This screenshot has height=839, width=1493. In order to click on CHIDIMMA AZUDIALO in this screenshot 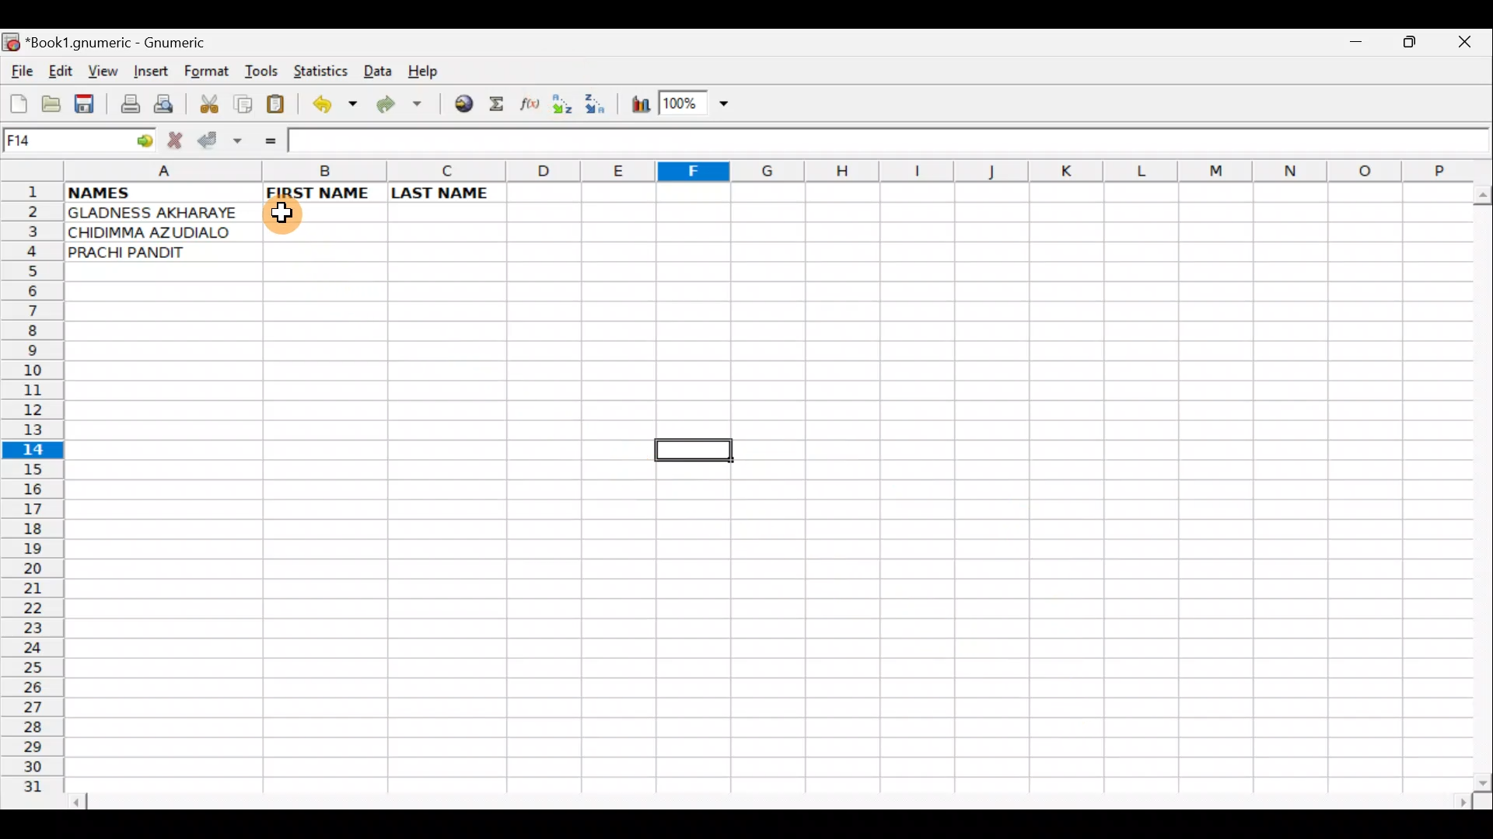, I will do `click(160, 233)`.